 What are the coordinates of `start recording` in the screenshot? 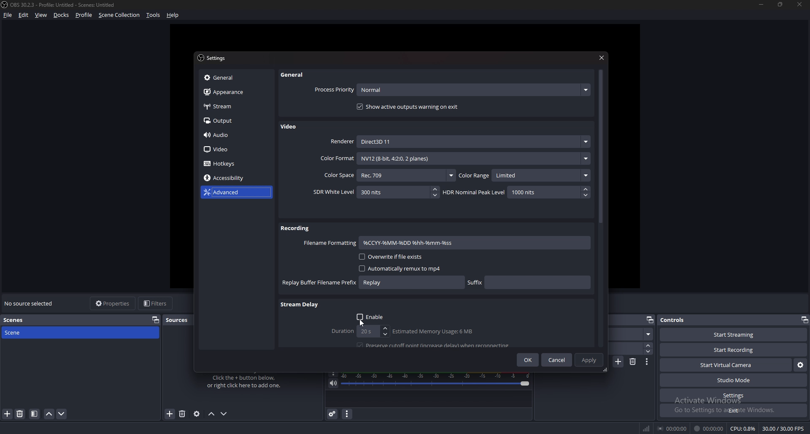 It's located at (734, 350).